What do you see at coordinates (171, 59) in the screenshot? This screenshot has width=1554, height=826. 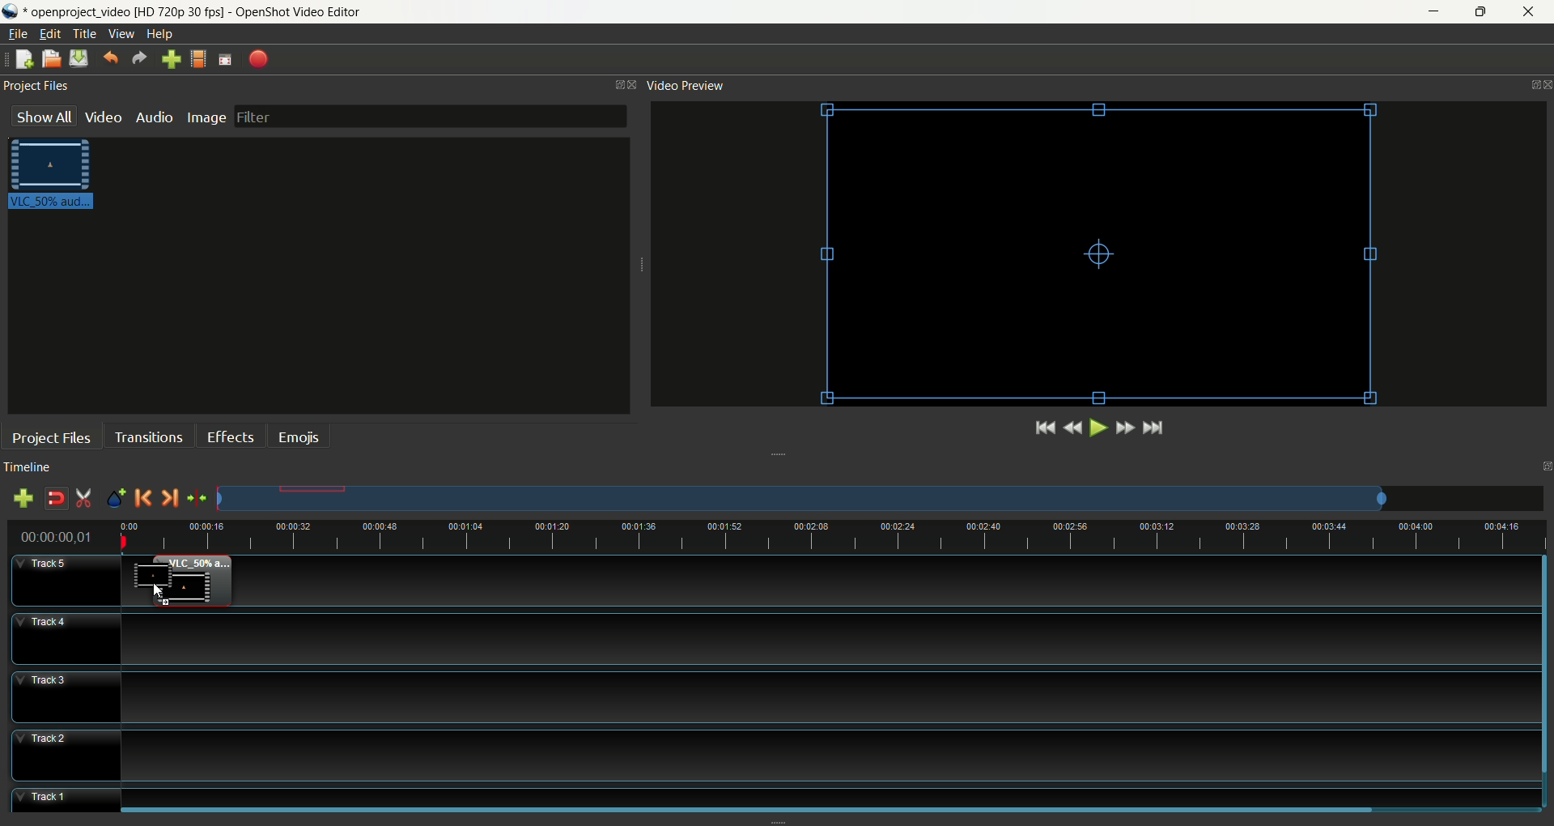 I see `import files` at bounding box center [171, 59].